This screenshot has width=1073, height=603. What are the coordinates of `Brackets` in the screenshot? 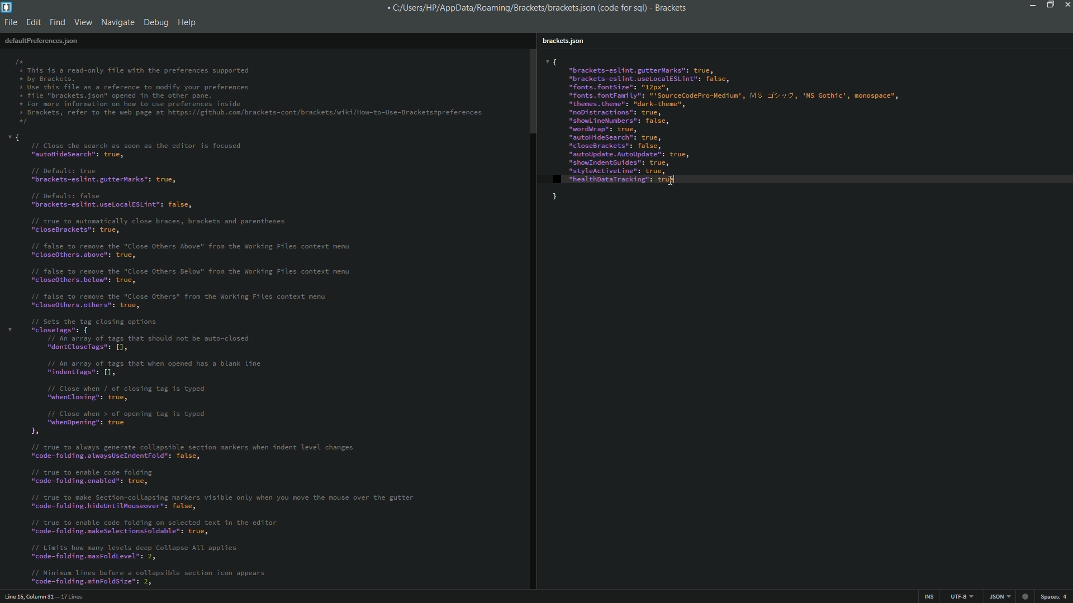 It's located at (666, 8).